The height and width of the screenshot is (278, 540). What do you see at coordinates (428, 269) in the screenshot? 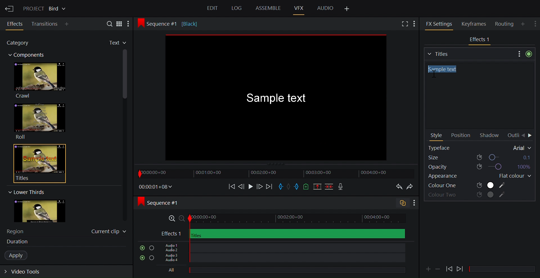
I see `Attachment` at bounding box center [428, 269].